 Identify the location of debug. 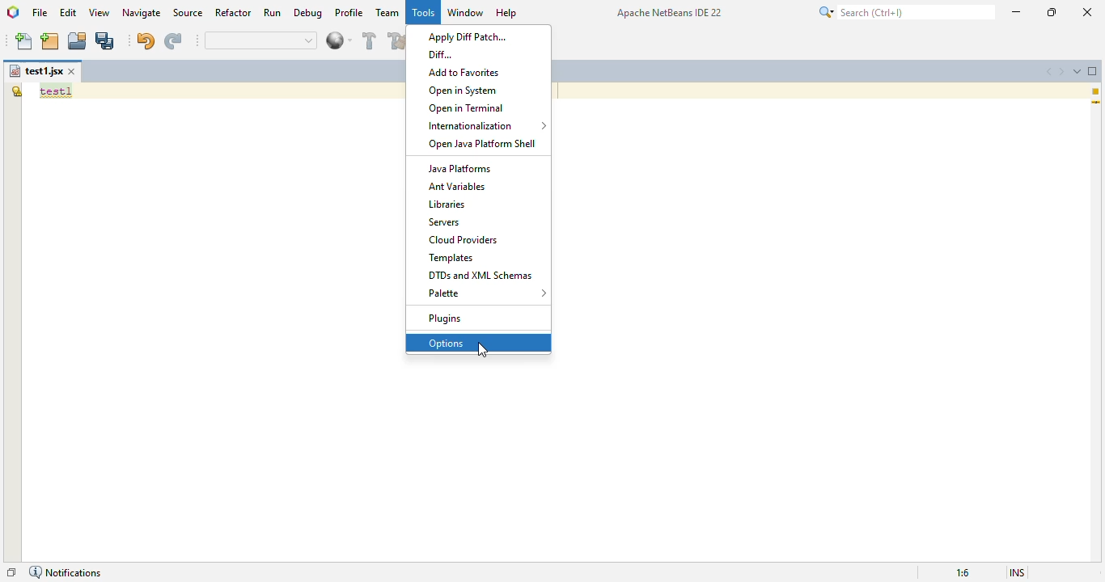
(309, 13).